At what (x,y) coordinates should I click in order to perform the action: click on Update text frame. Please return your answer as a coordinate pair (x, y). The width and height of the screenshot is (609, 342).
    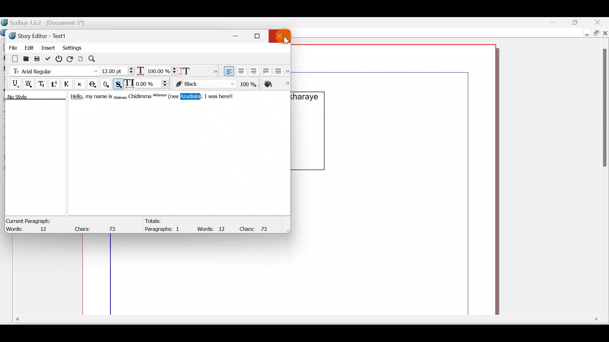
    Looking at the image, I should click on (81, 58).